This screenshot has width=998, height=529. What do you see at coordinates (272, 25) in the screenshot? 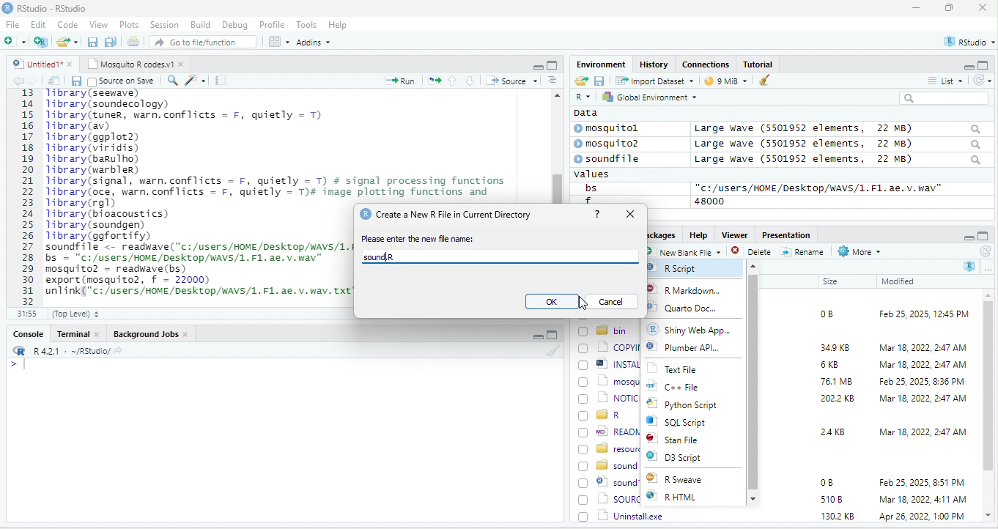
I see `Profile` at bounding box center [272, 25].